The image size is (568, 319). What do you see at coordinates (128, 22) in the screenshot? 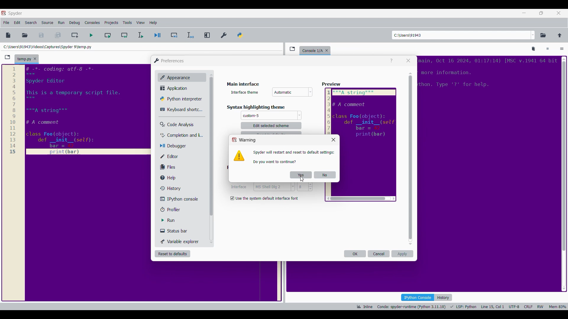
I see `Tools menu` at bounding box center [128, 22].